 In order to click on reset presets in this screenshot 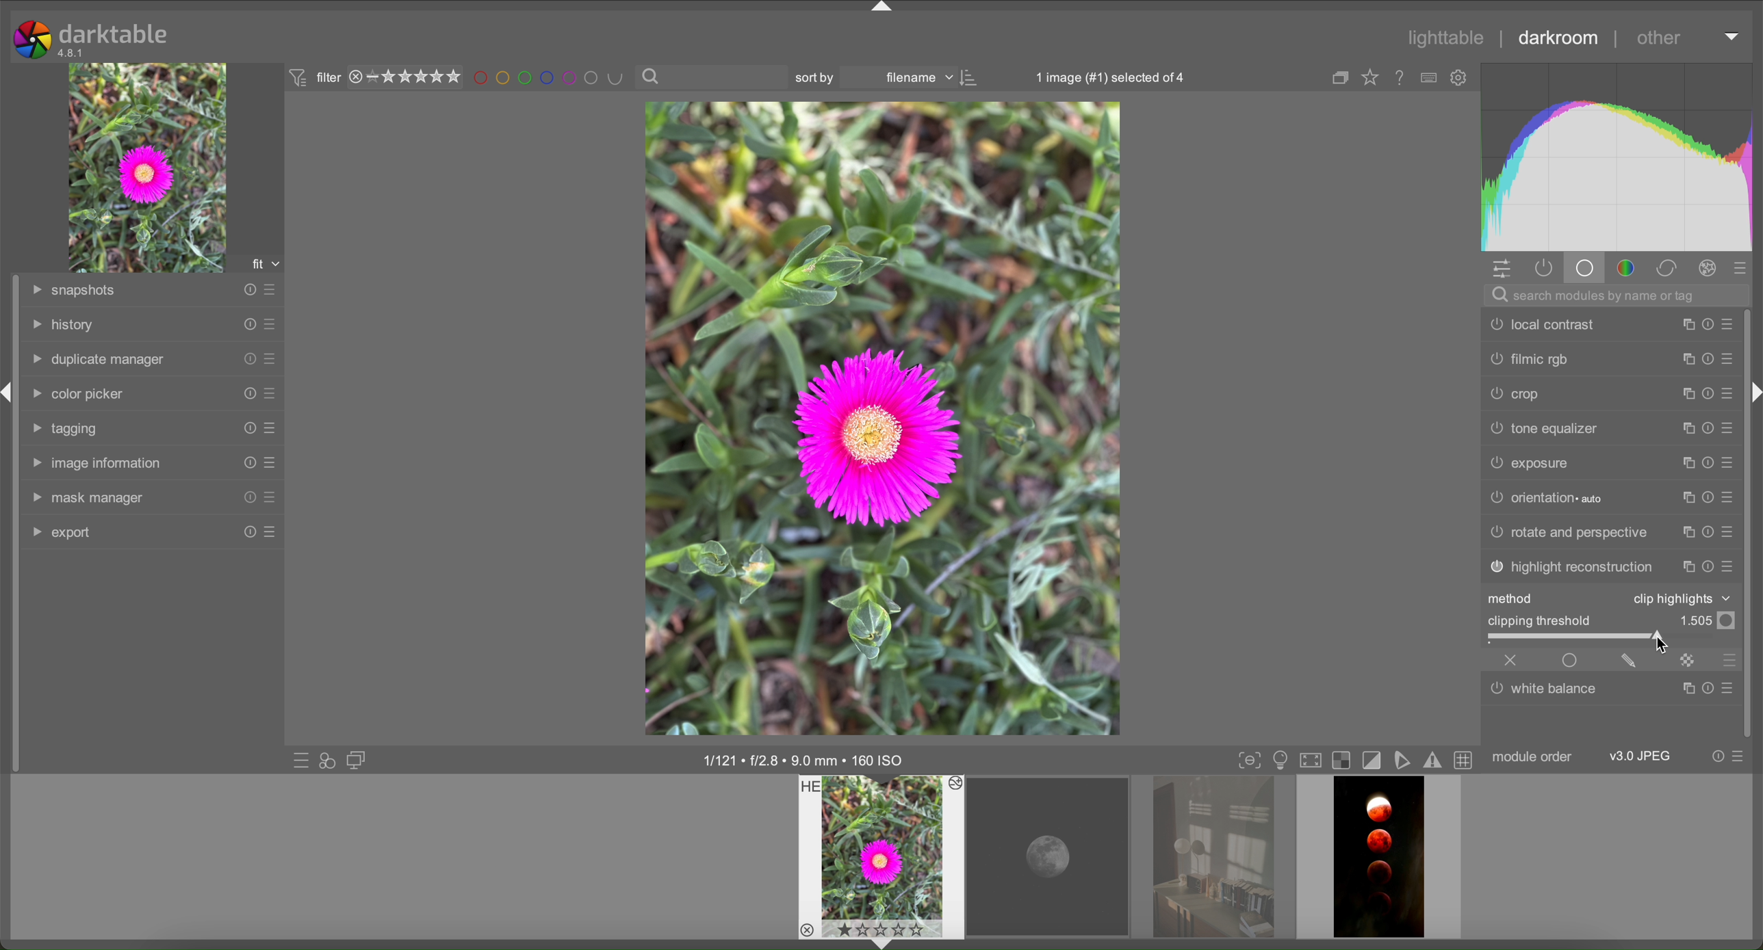, I will do `click(1707, 566)`.